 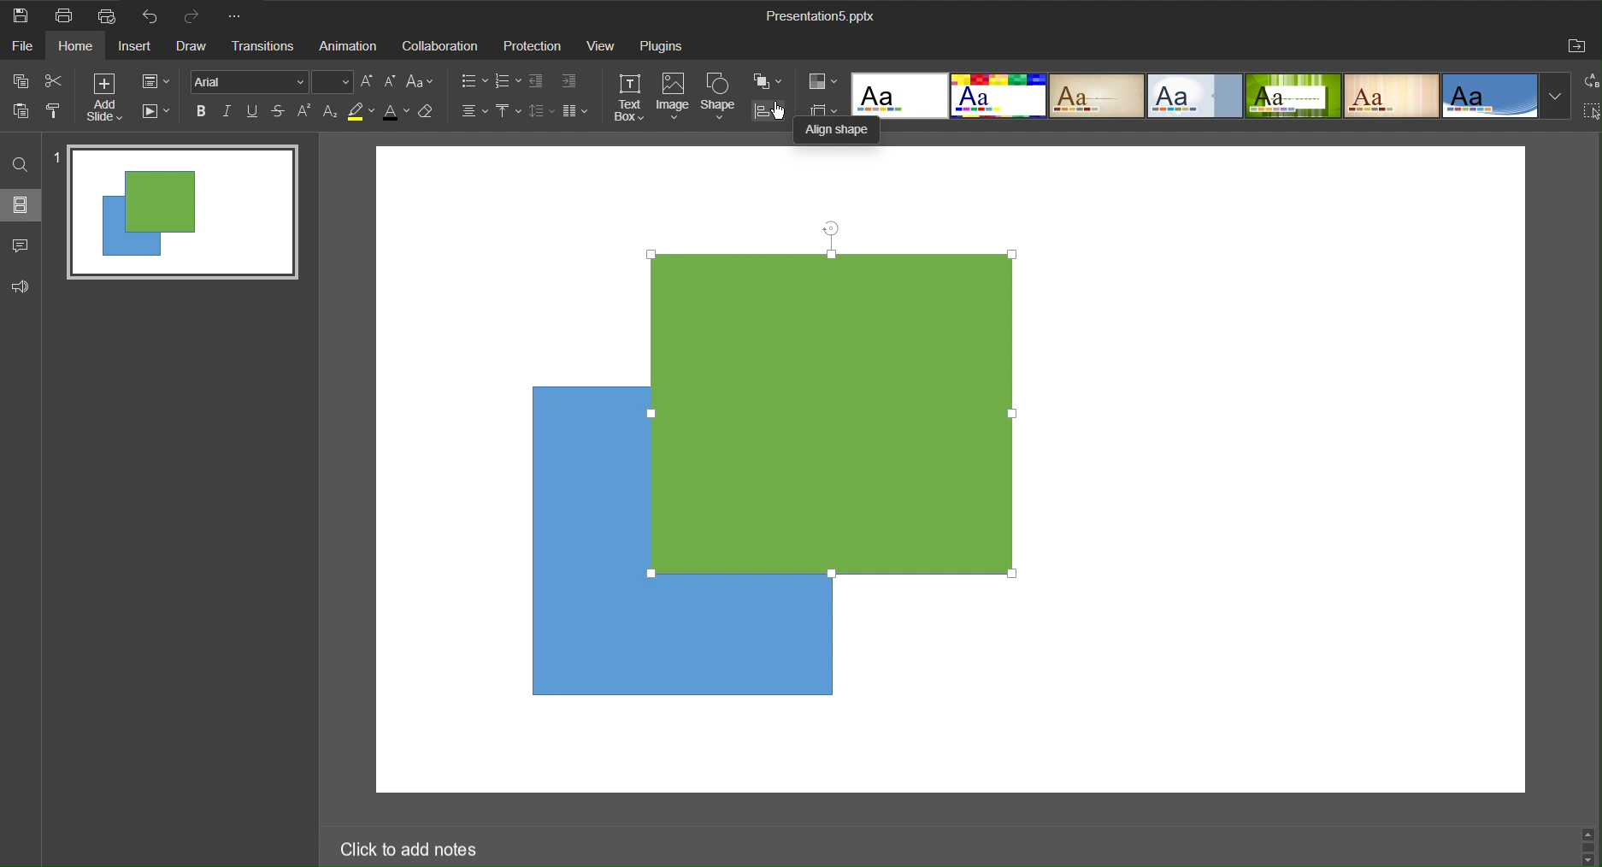 I want to click on Bullet list, so click(x=470, y=81).